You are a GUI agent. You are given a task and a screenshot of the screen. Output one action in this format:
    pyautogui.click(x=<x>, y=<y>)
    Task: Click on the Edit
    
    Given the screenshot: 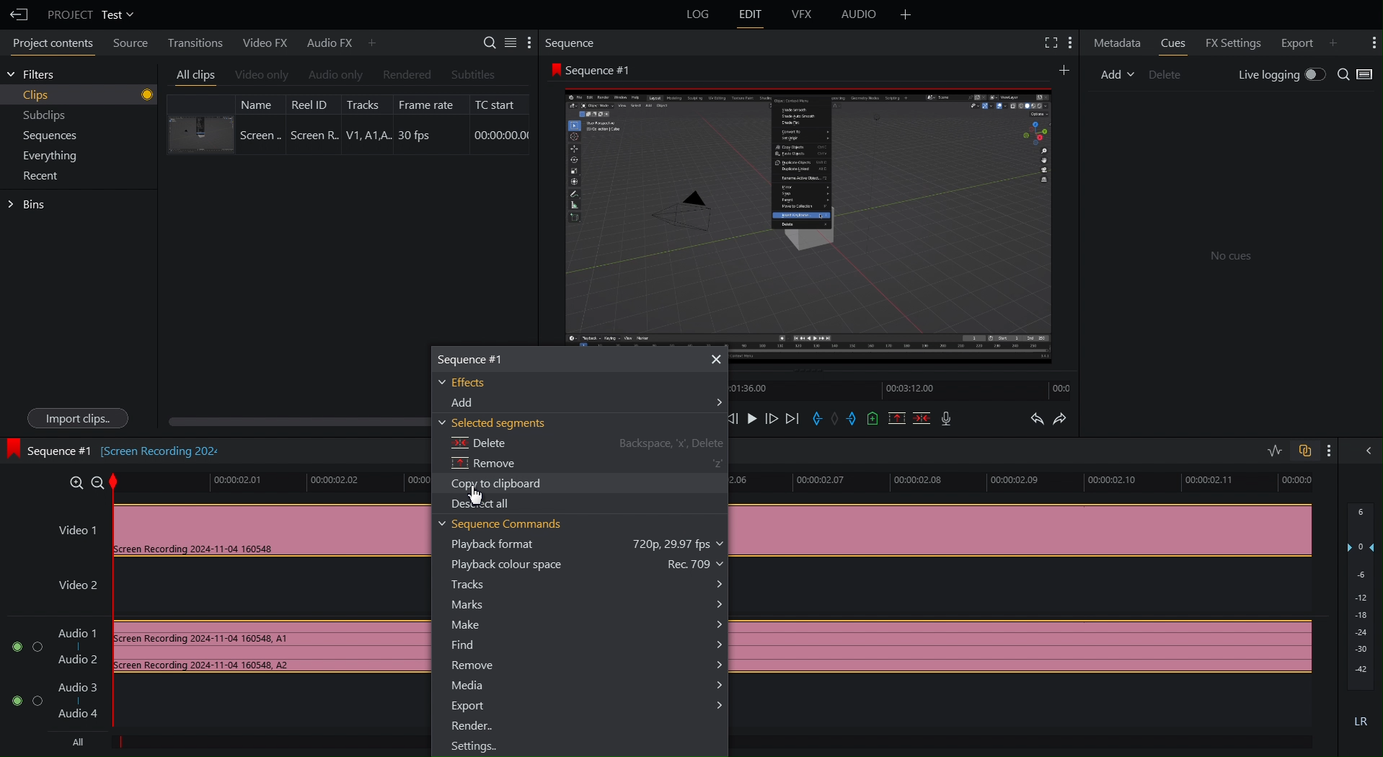 What is the action you would take?
    pyautogui.click(x=750, y=15)
    